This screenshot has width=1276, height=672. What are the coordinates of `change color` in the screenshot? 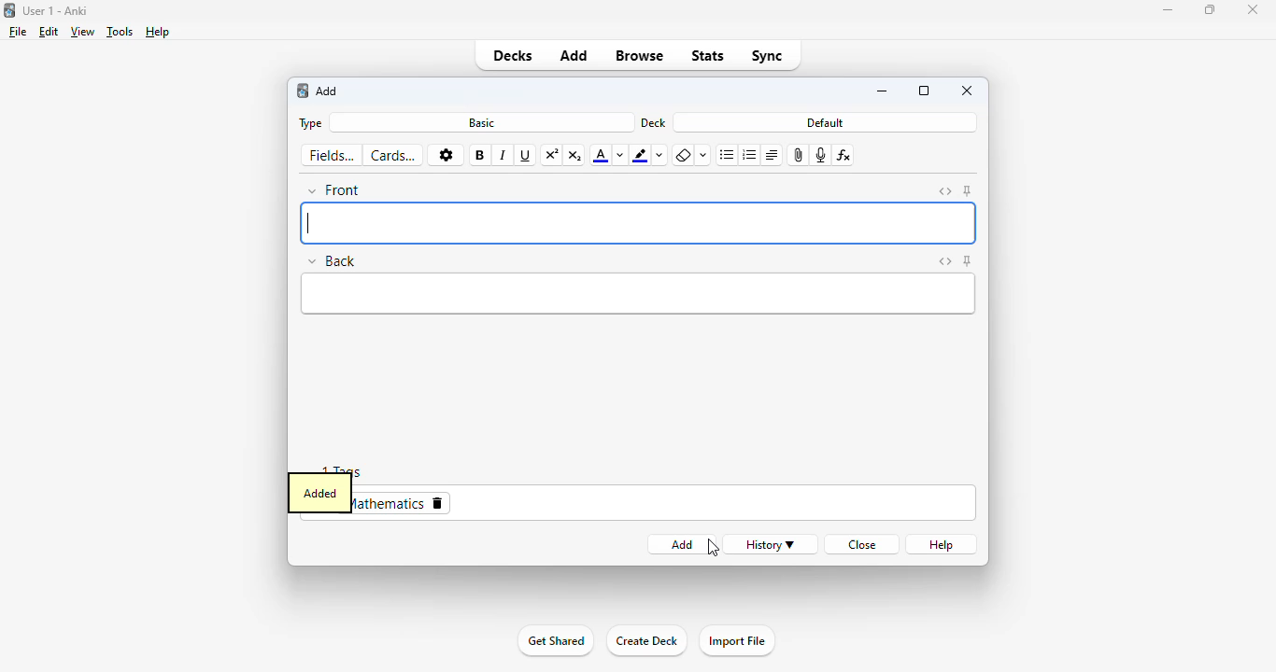 It's located at (662, 156).